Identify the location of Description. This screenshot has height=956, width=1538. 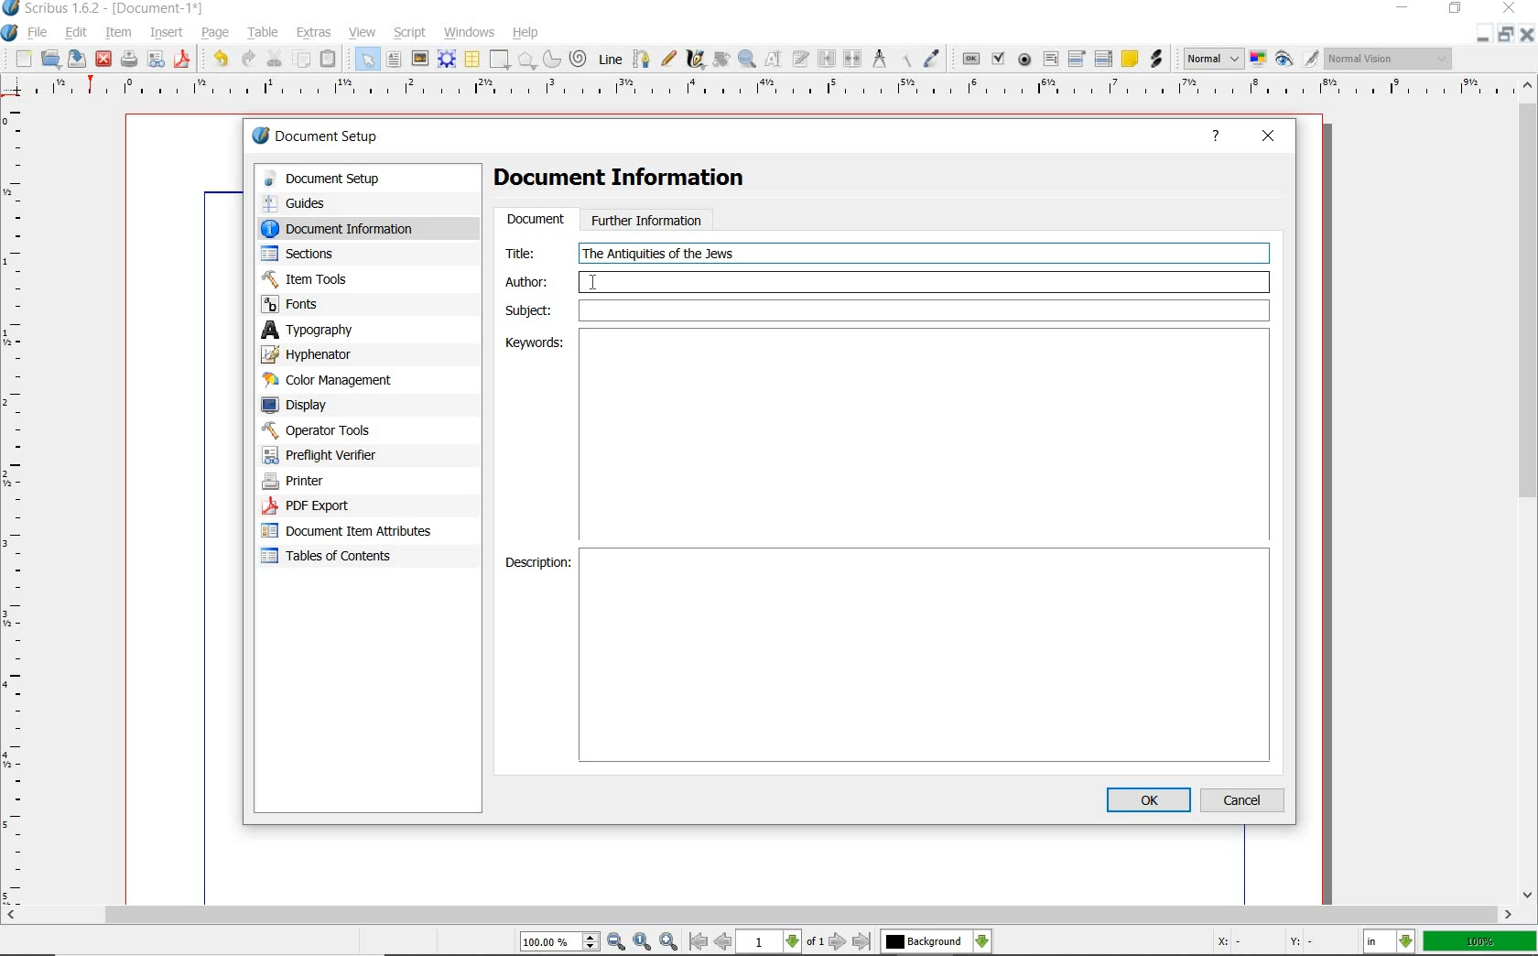
(536, 565).